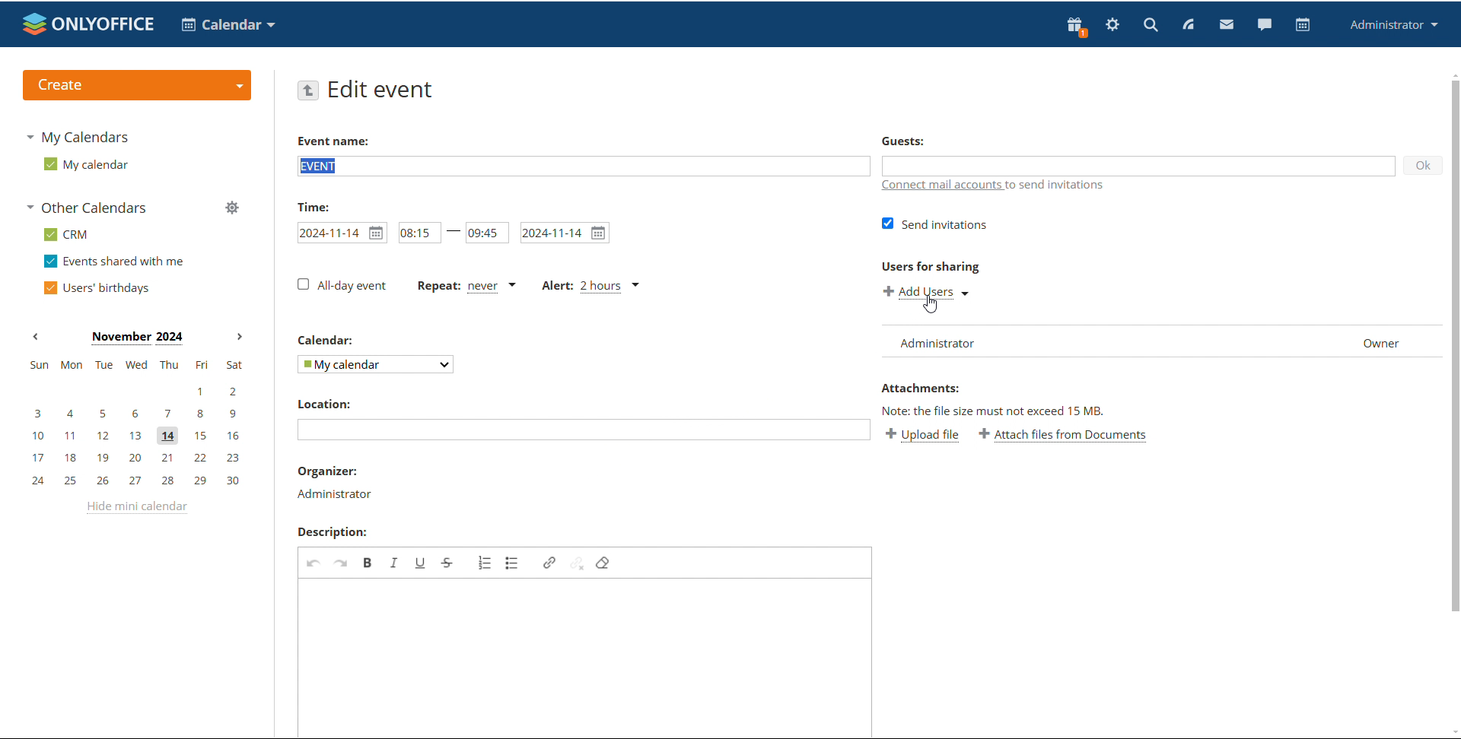 This screenshot has width=1461, height=739. I want to click on chat, so click(1264, 24).